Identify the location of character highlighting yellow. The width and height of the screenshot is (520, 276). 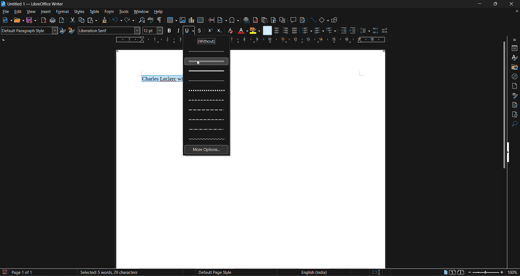
(255, 31).